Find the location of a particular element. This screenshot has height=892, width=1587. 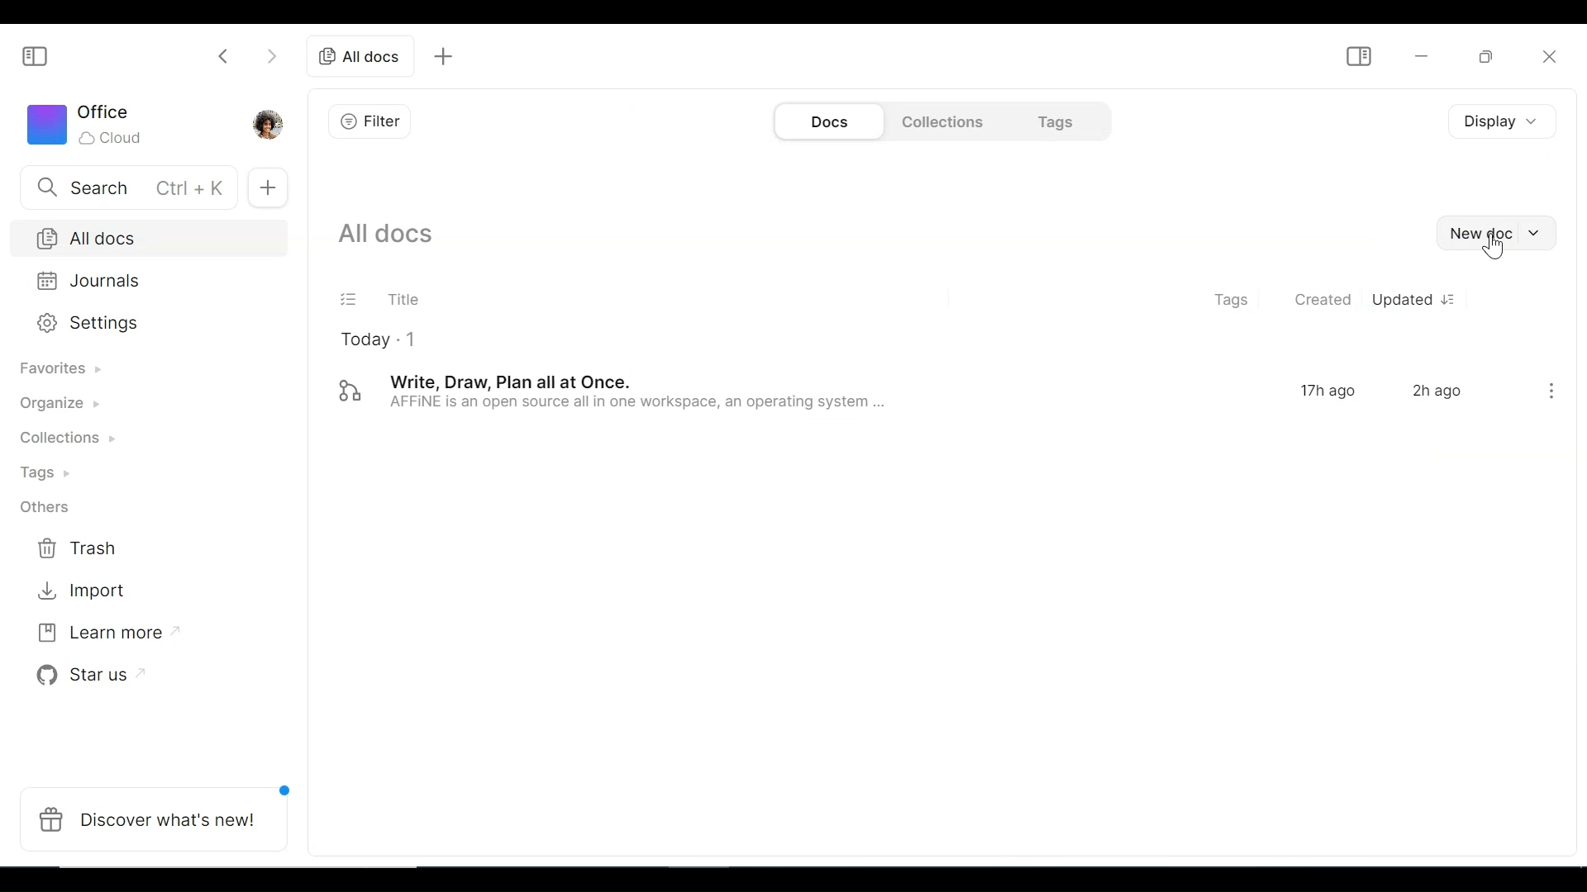

Collections is located at coordinates (939, 121).